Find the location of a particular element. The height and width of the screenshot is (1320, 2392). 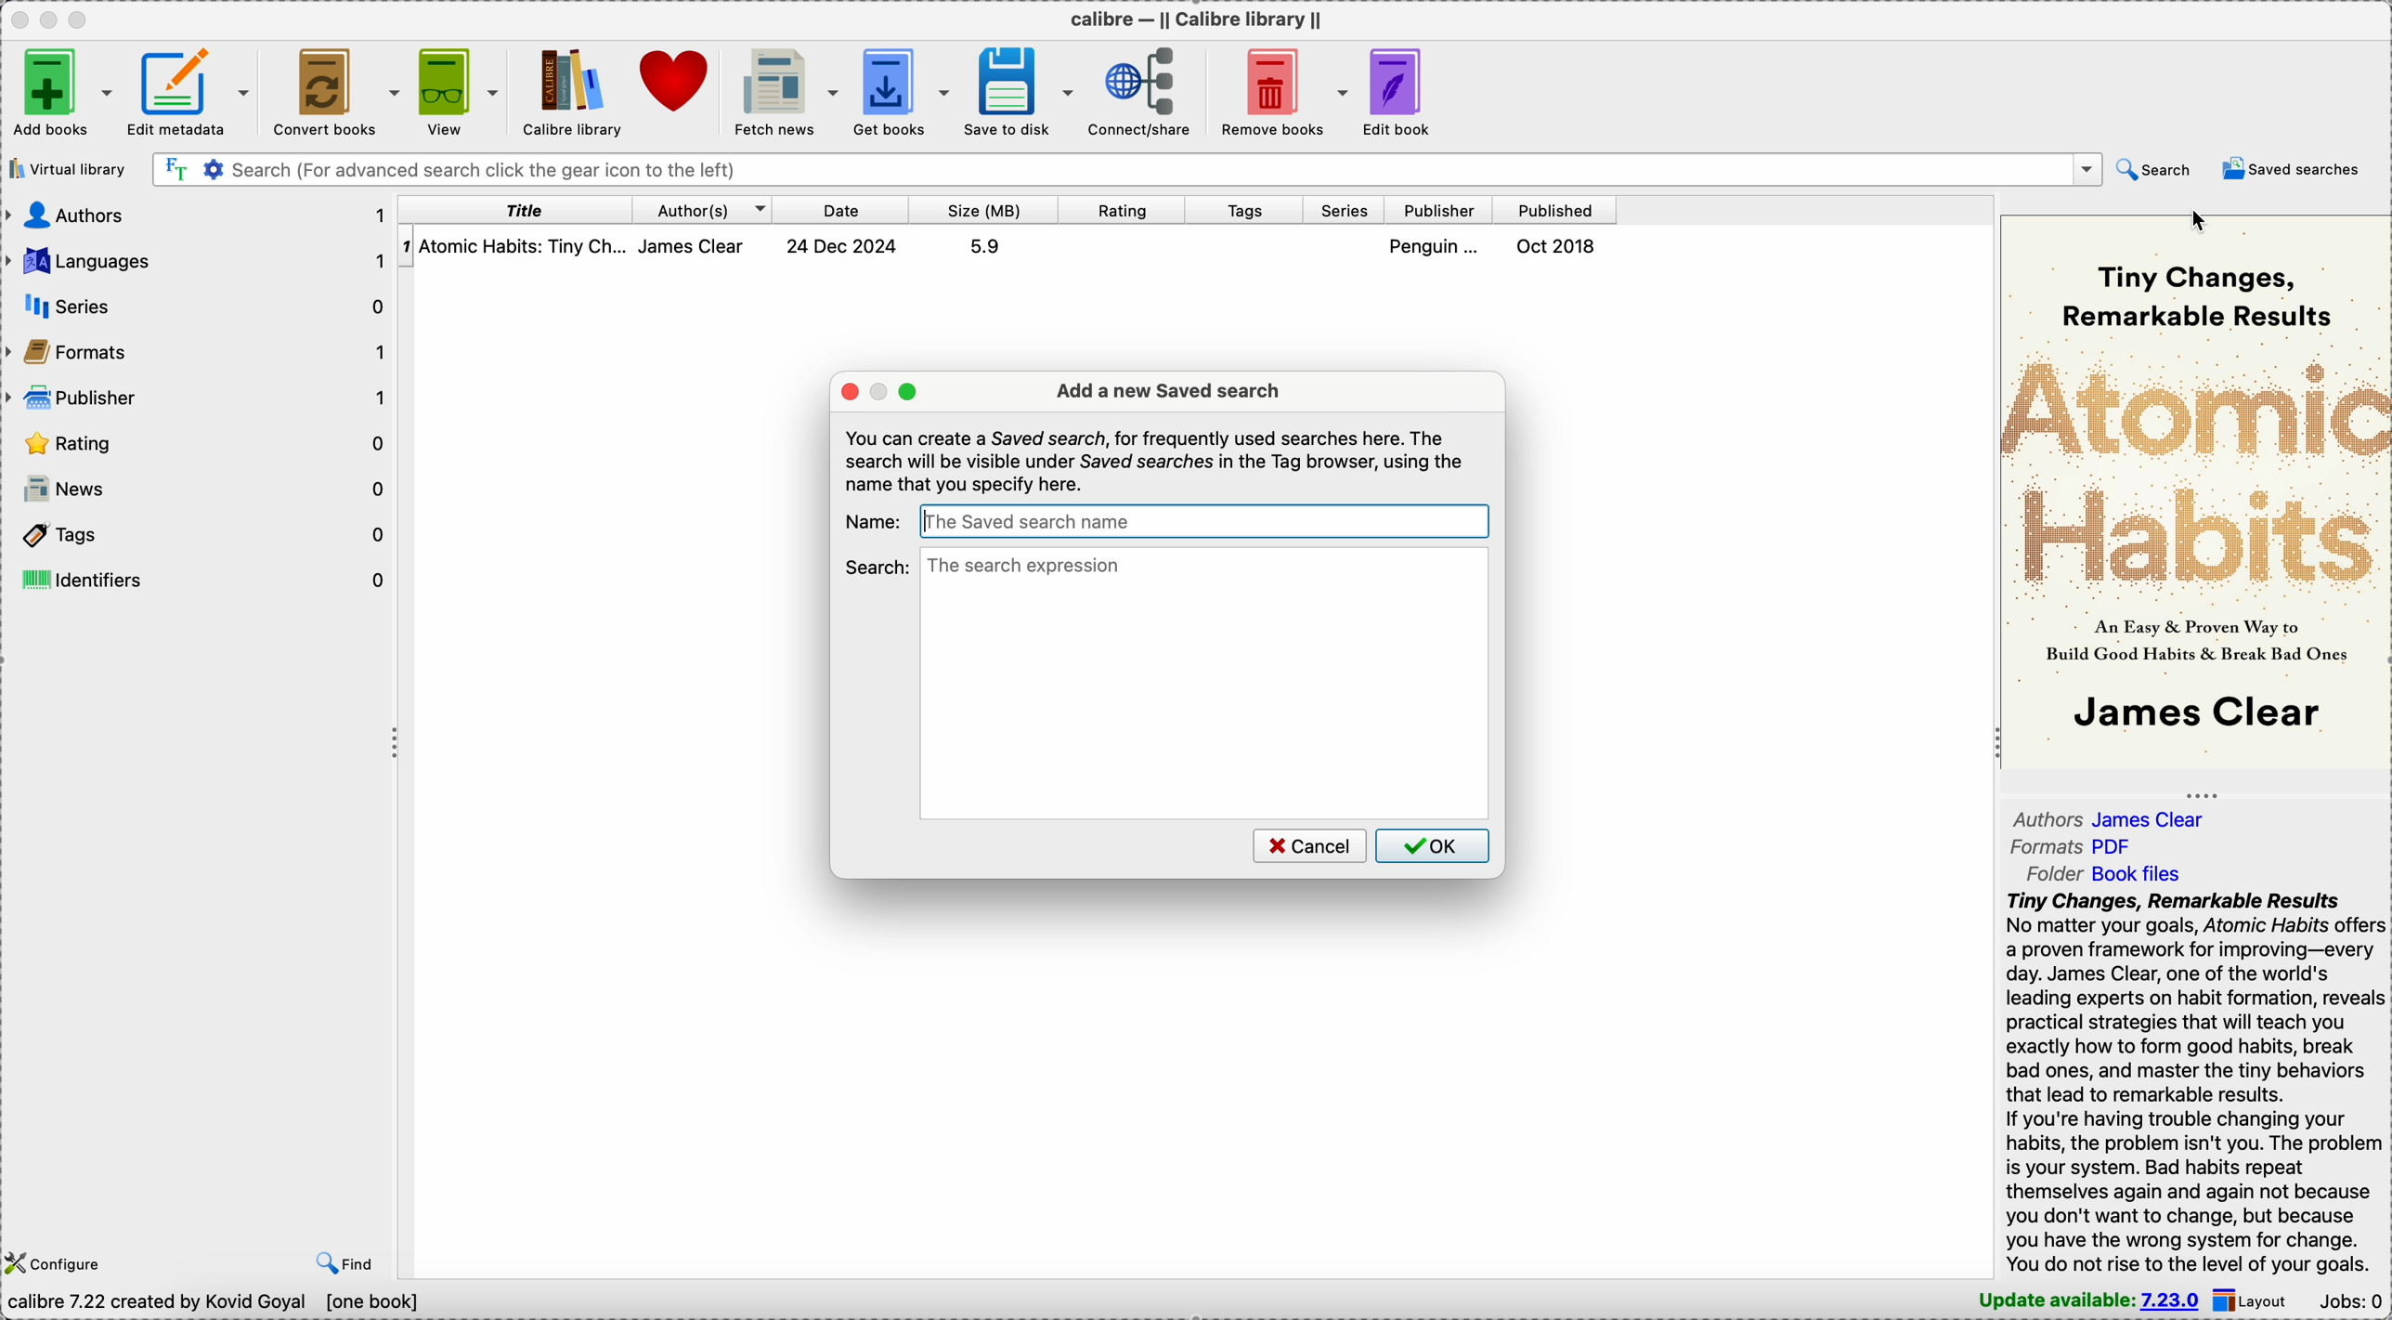

formats is located at coordinates (201, 355).